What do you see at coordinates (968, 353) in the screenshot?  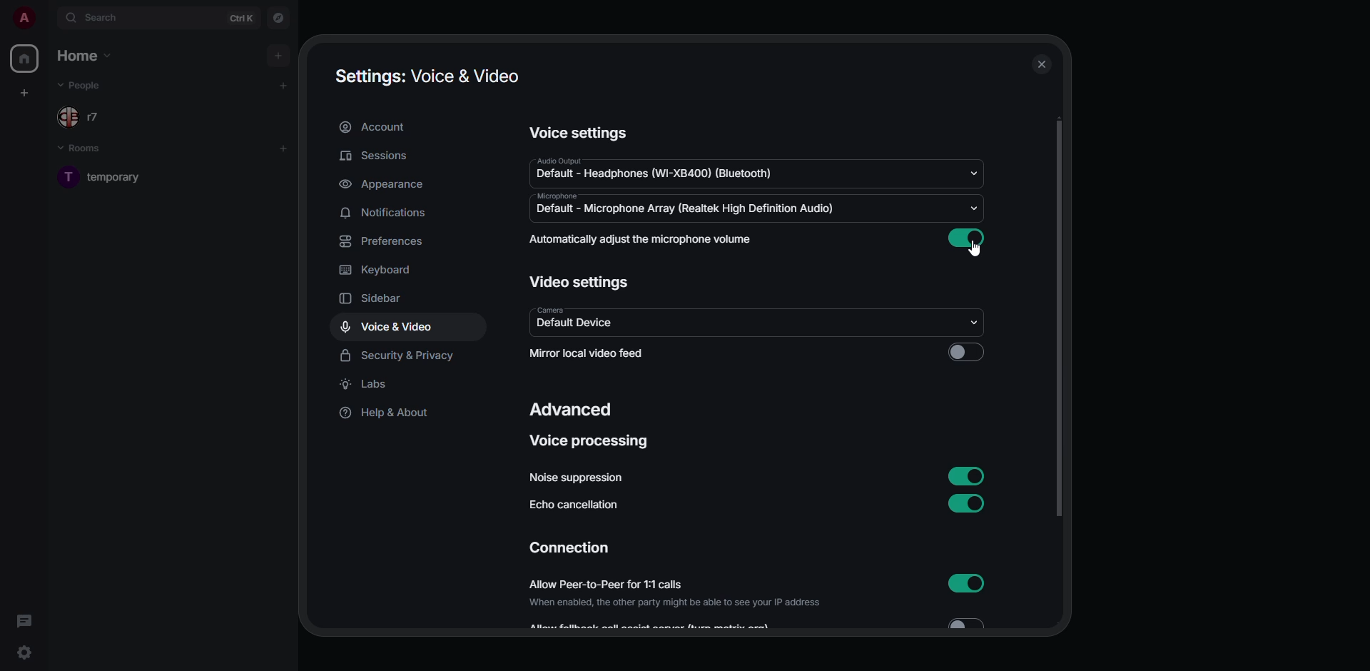 I see `click to enable` at bounding box center [968, 353].